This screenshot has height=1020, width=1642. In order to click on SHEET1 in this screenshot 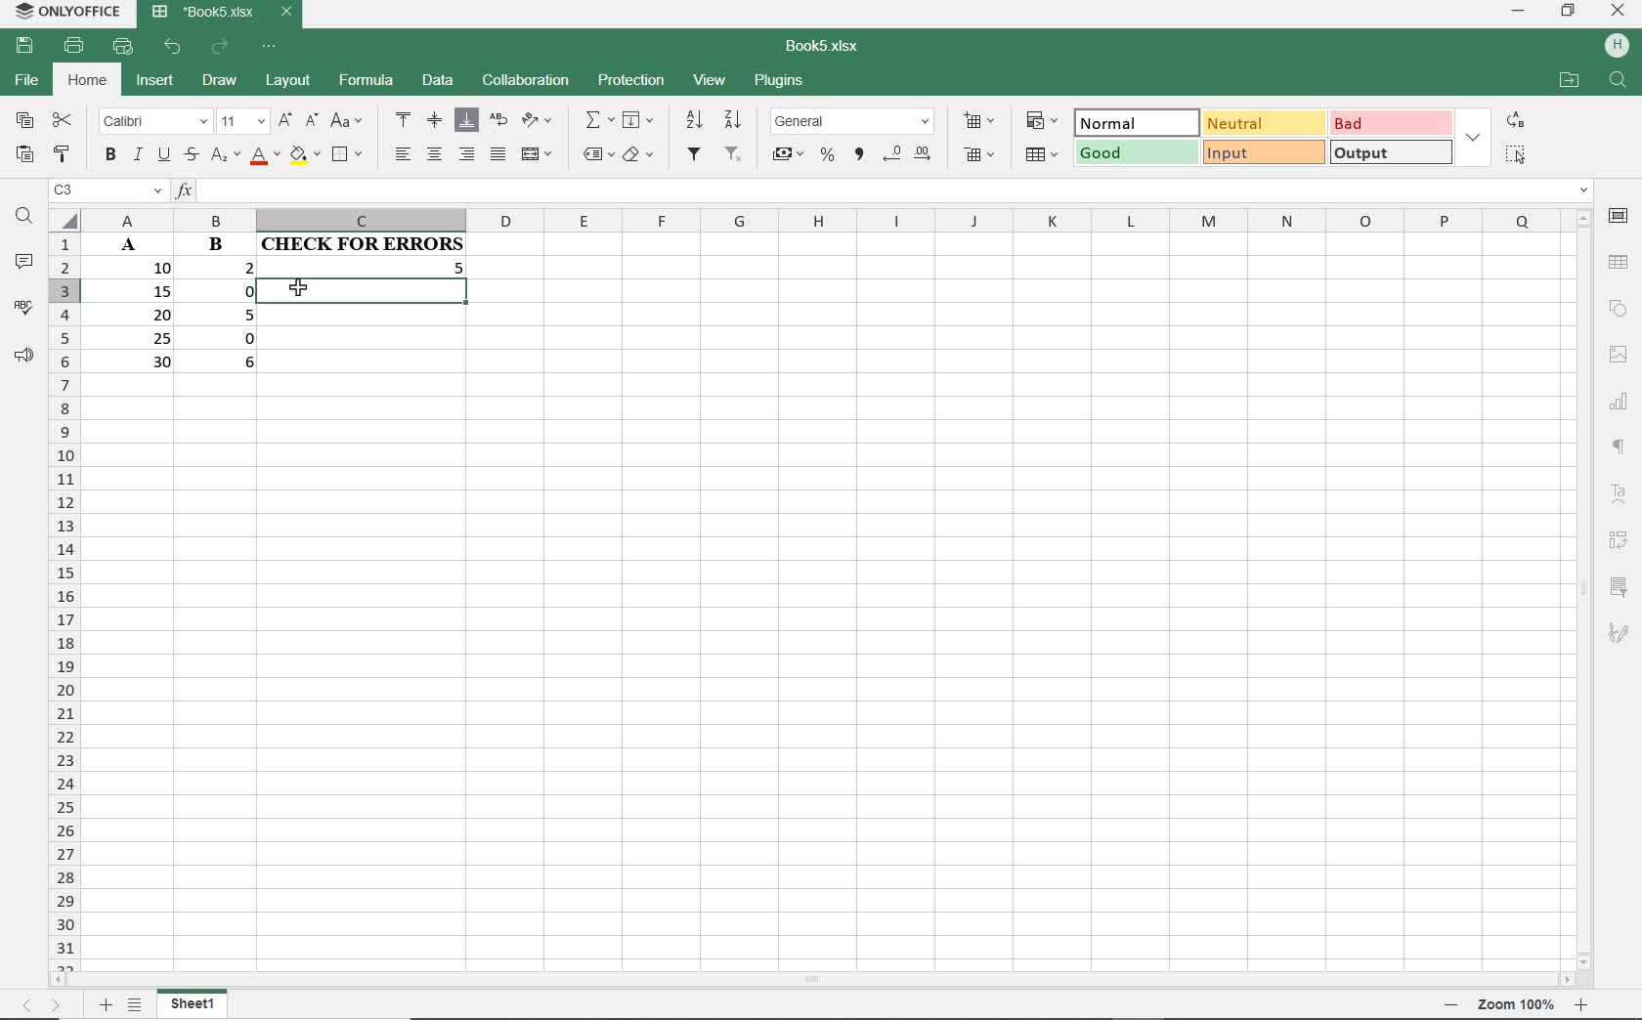, I will do `click(192, 1007)`.